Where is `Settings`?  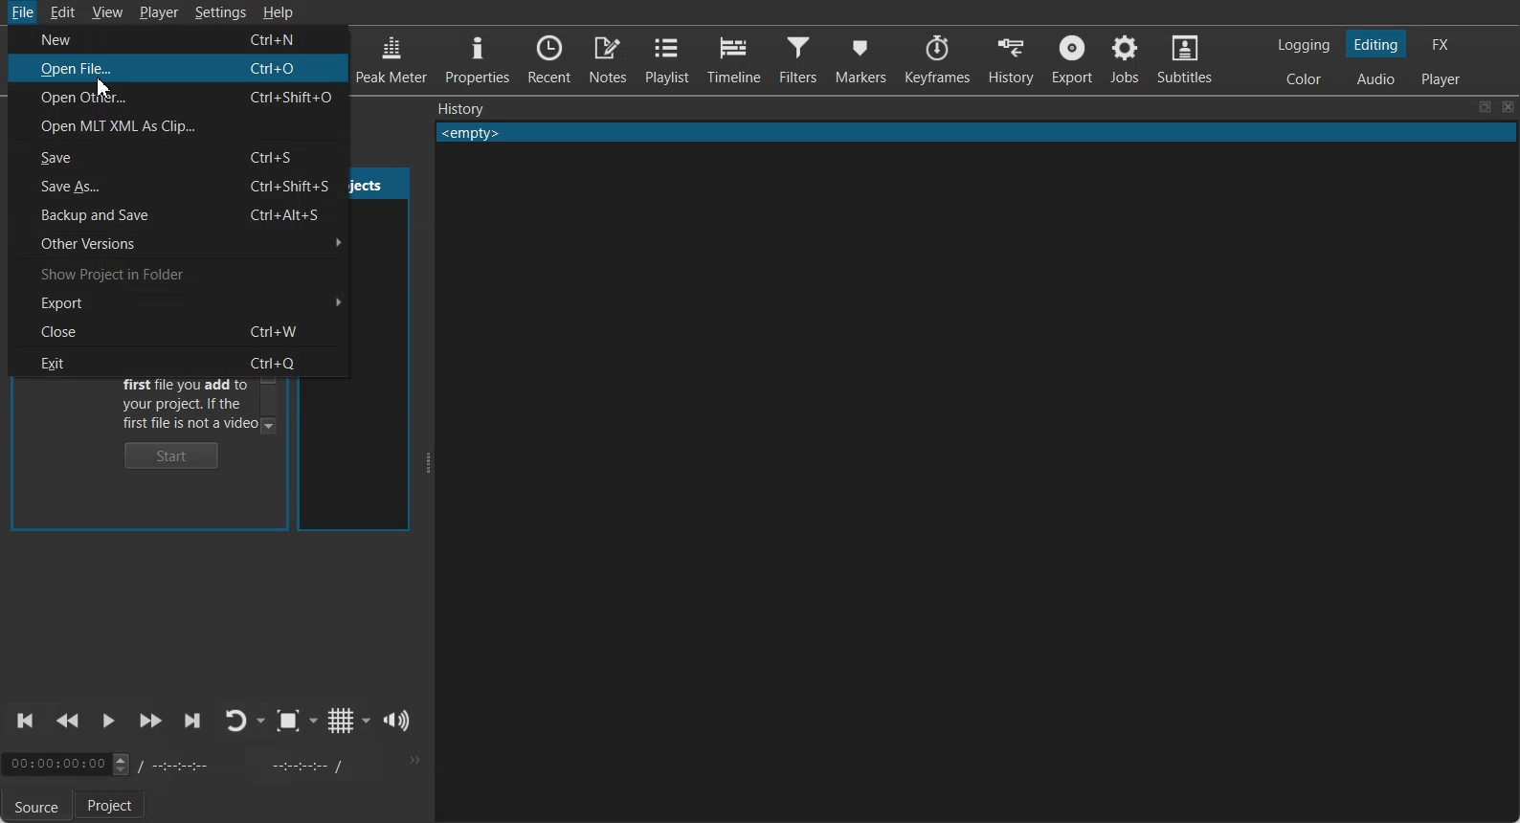 Settings is located at coordinates (221, 12).